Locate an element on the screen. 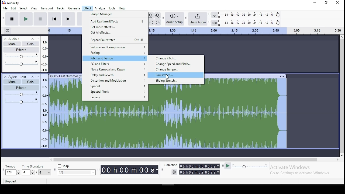  open menu is located at coordinates (39, 39).